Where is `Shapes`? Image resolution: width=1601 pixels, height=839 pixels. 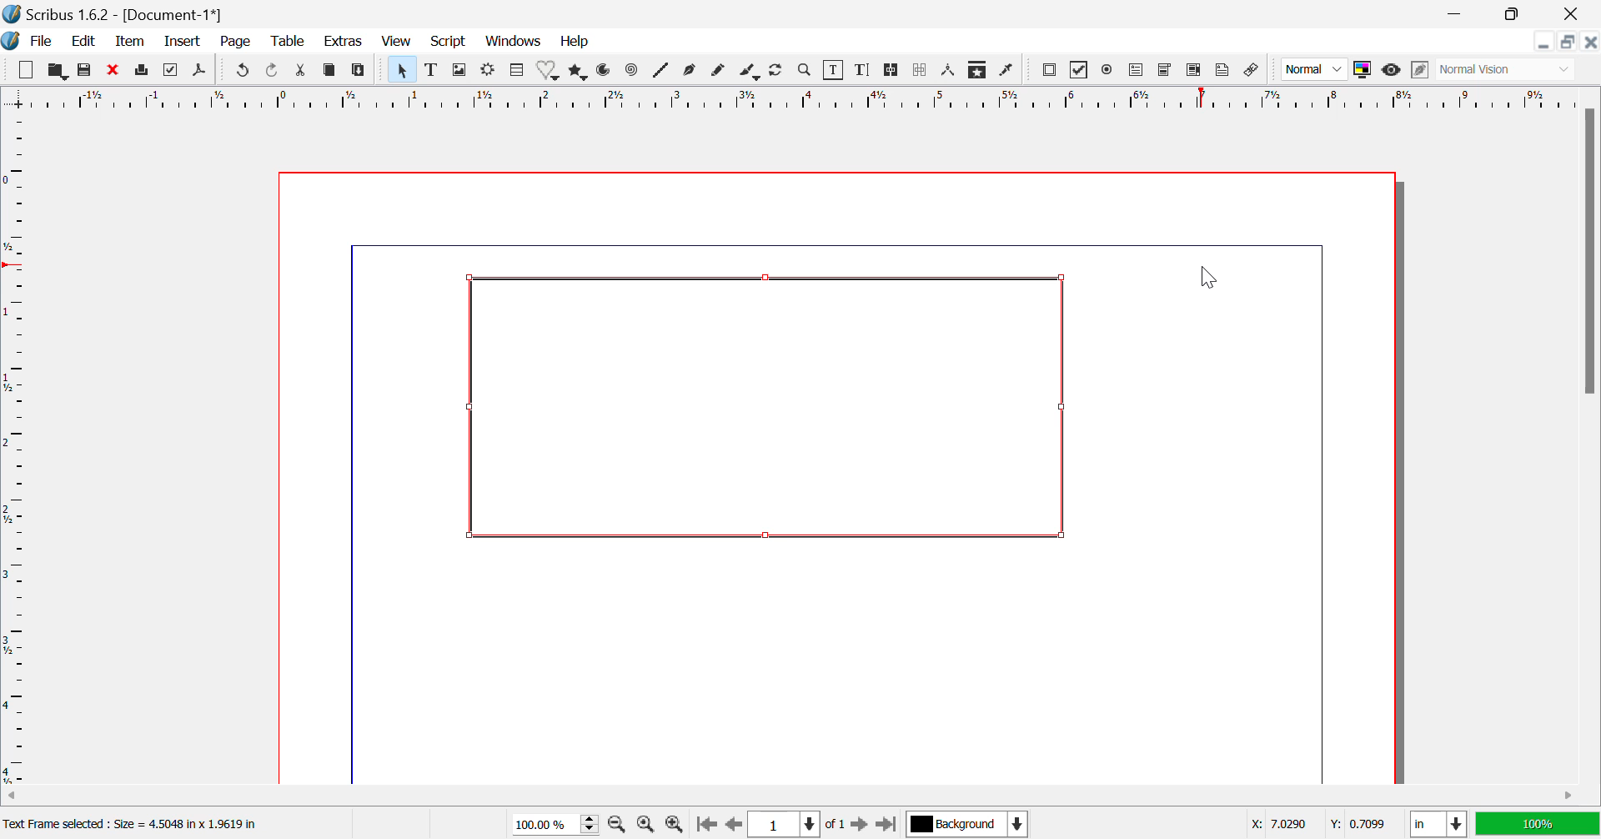
Shapes is located at coordinates (550, 73).